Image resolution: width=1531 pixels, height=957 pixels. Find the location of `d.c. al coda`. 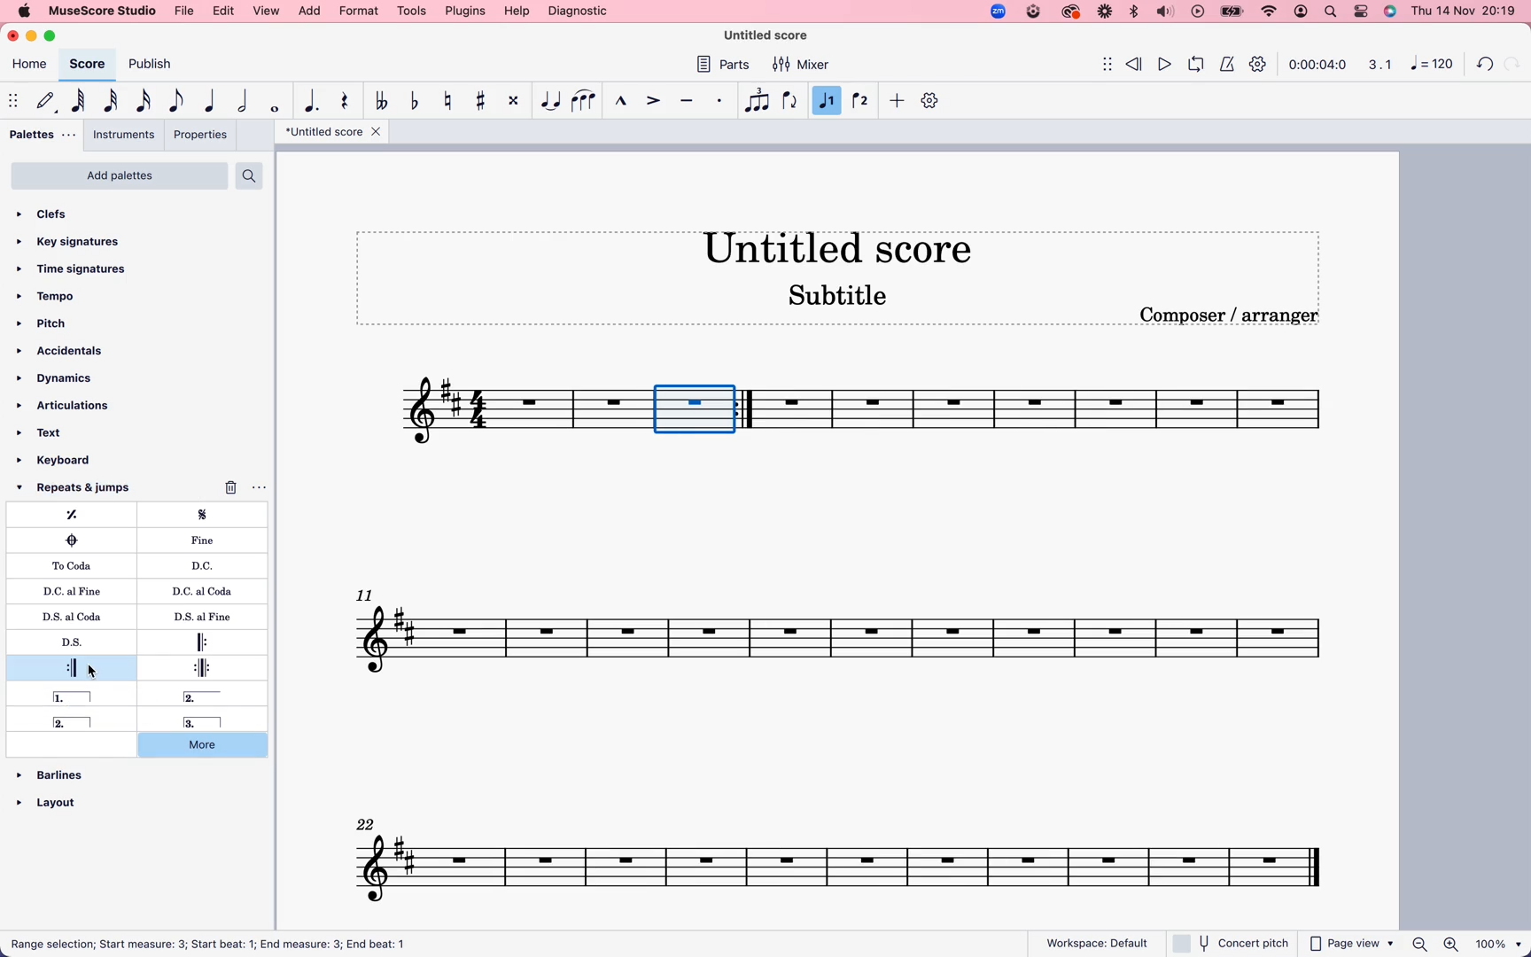

d.c. al coda is located at coordinates (197, 593).